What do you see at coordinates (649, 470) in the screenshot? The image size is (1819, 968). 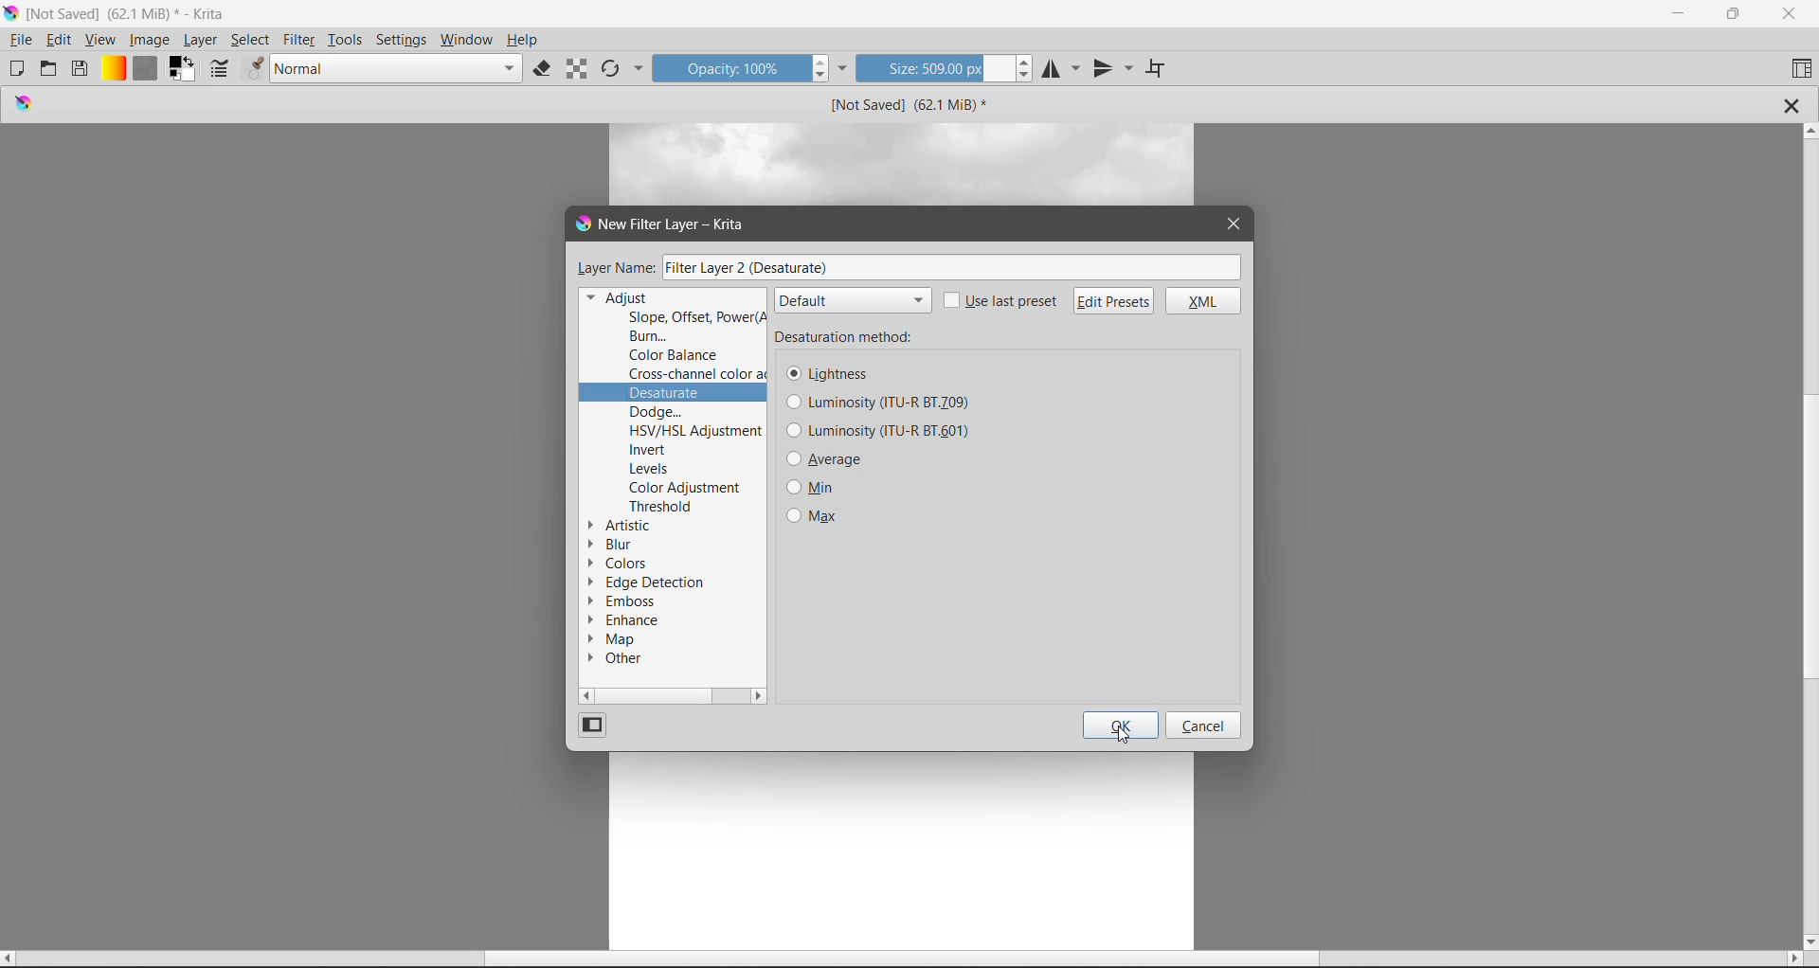 I see `Levels` at bounding box center [649, 470].